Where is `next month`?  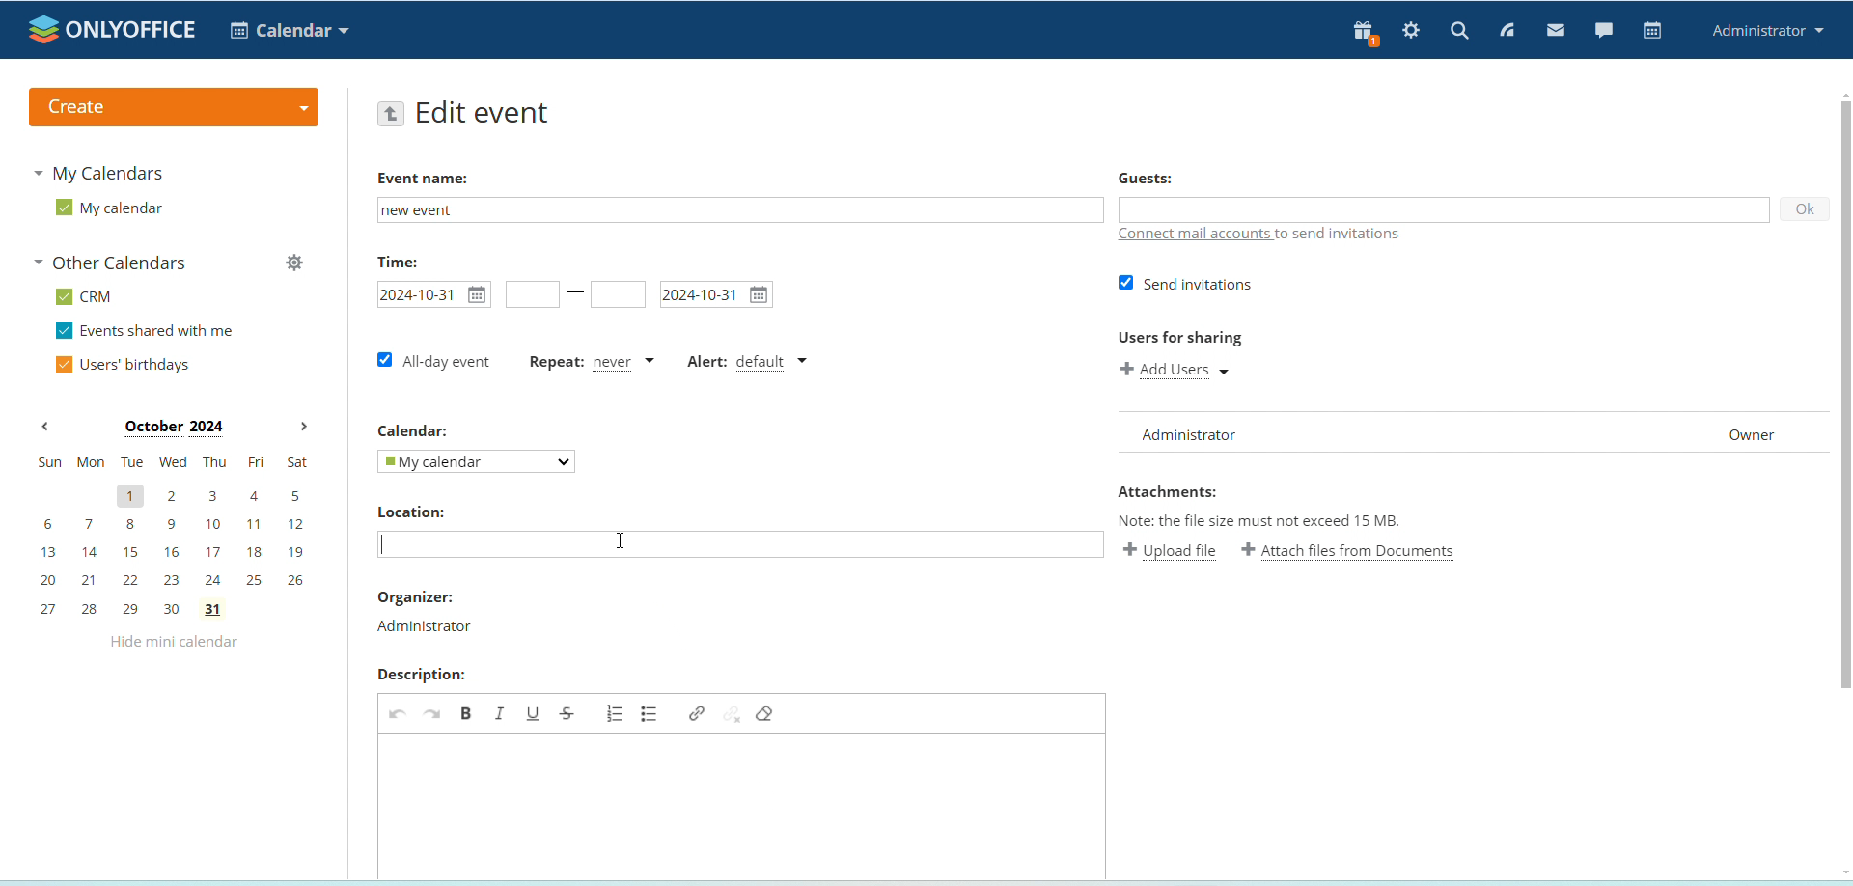 next month is located at coordinates (303, 428).